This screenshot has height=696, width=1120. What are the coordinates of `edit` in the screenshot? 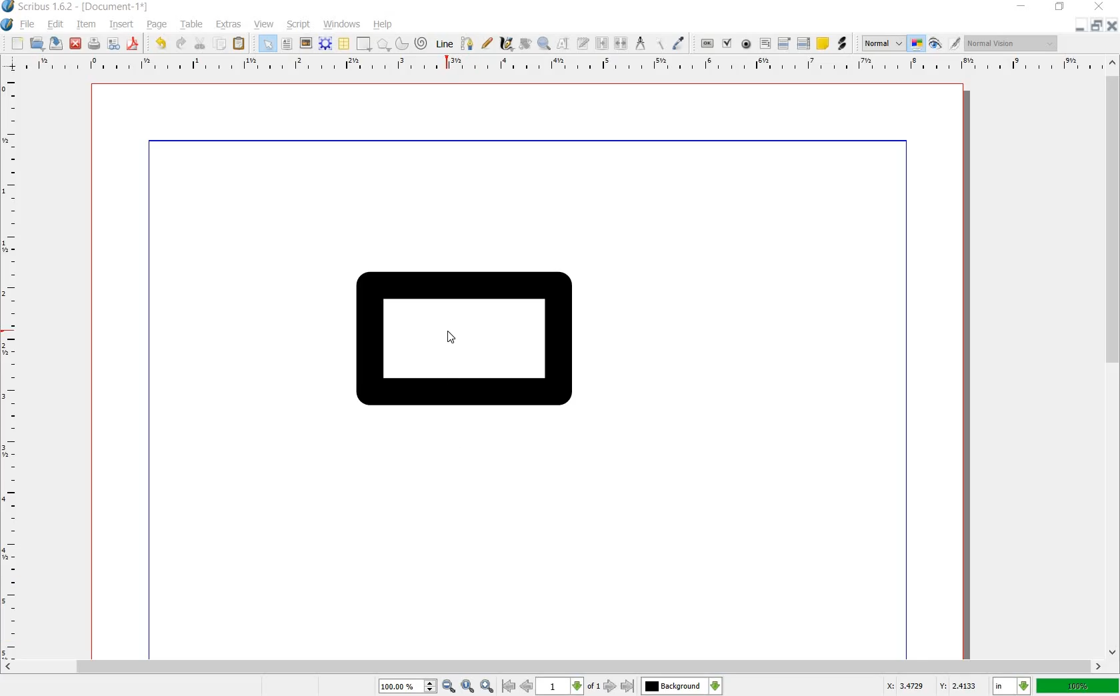 It's located at (55, 25).